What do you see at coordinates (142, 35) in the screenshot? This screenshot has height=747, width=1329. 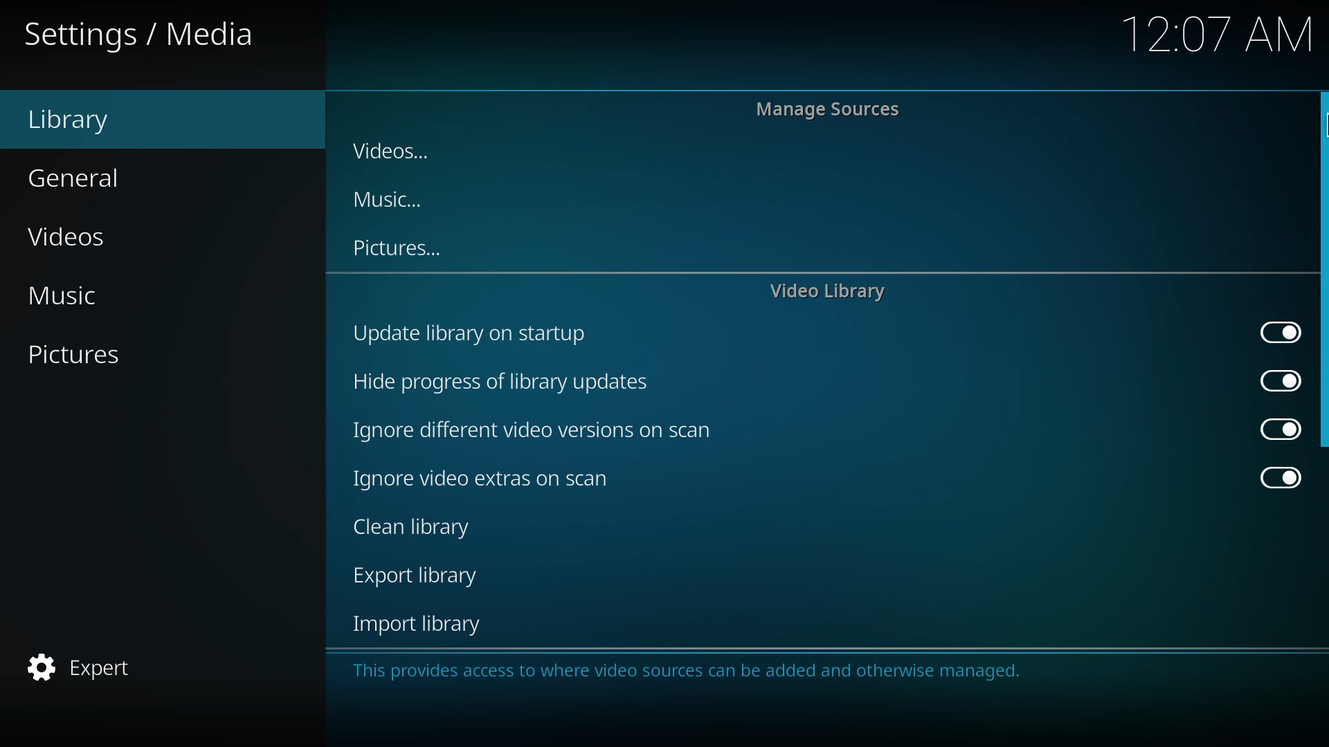 I see `settings media` at bounding box center [142, 35].